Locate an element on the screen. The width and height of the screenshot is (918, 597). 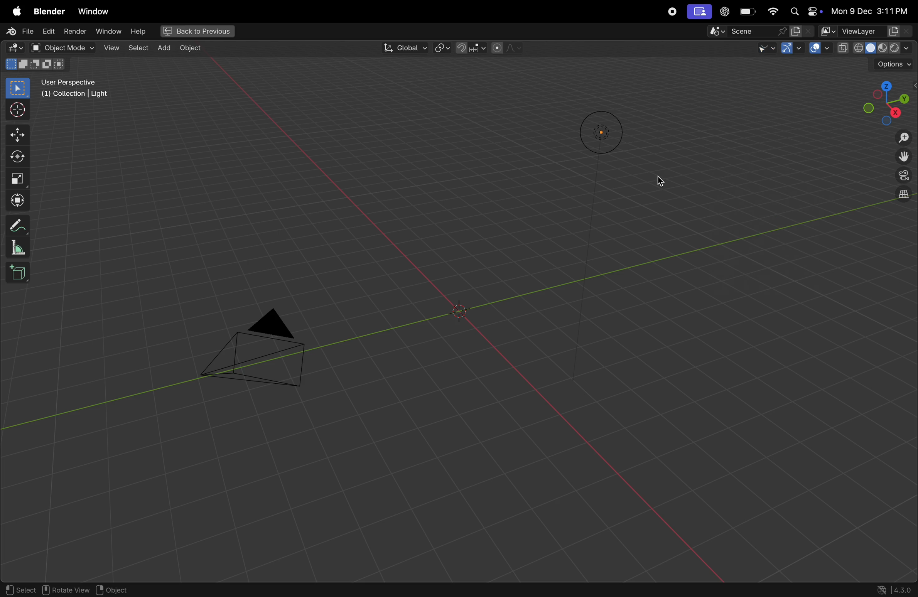
battery is located at coordinates (746, 12).